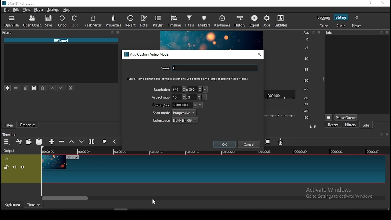  I want to click on restore, so click(381, 32).